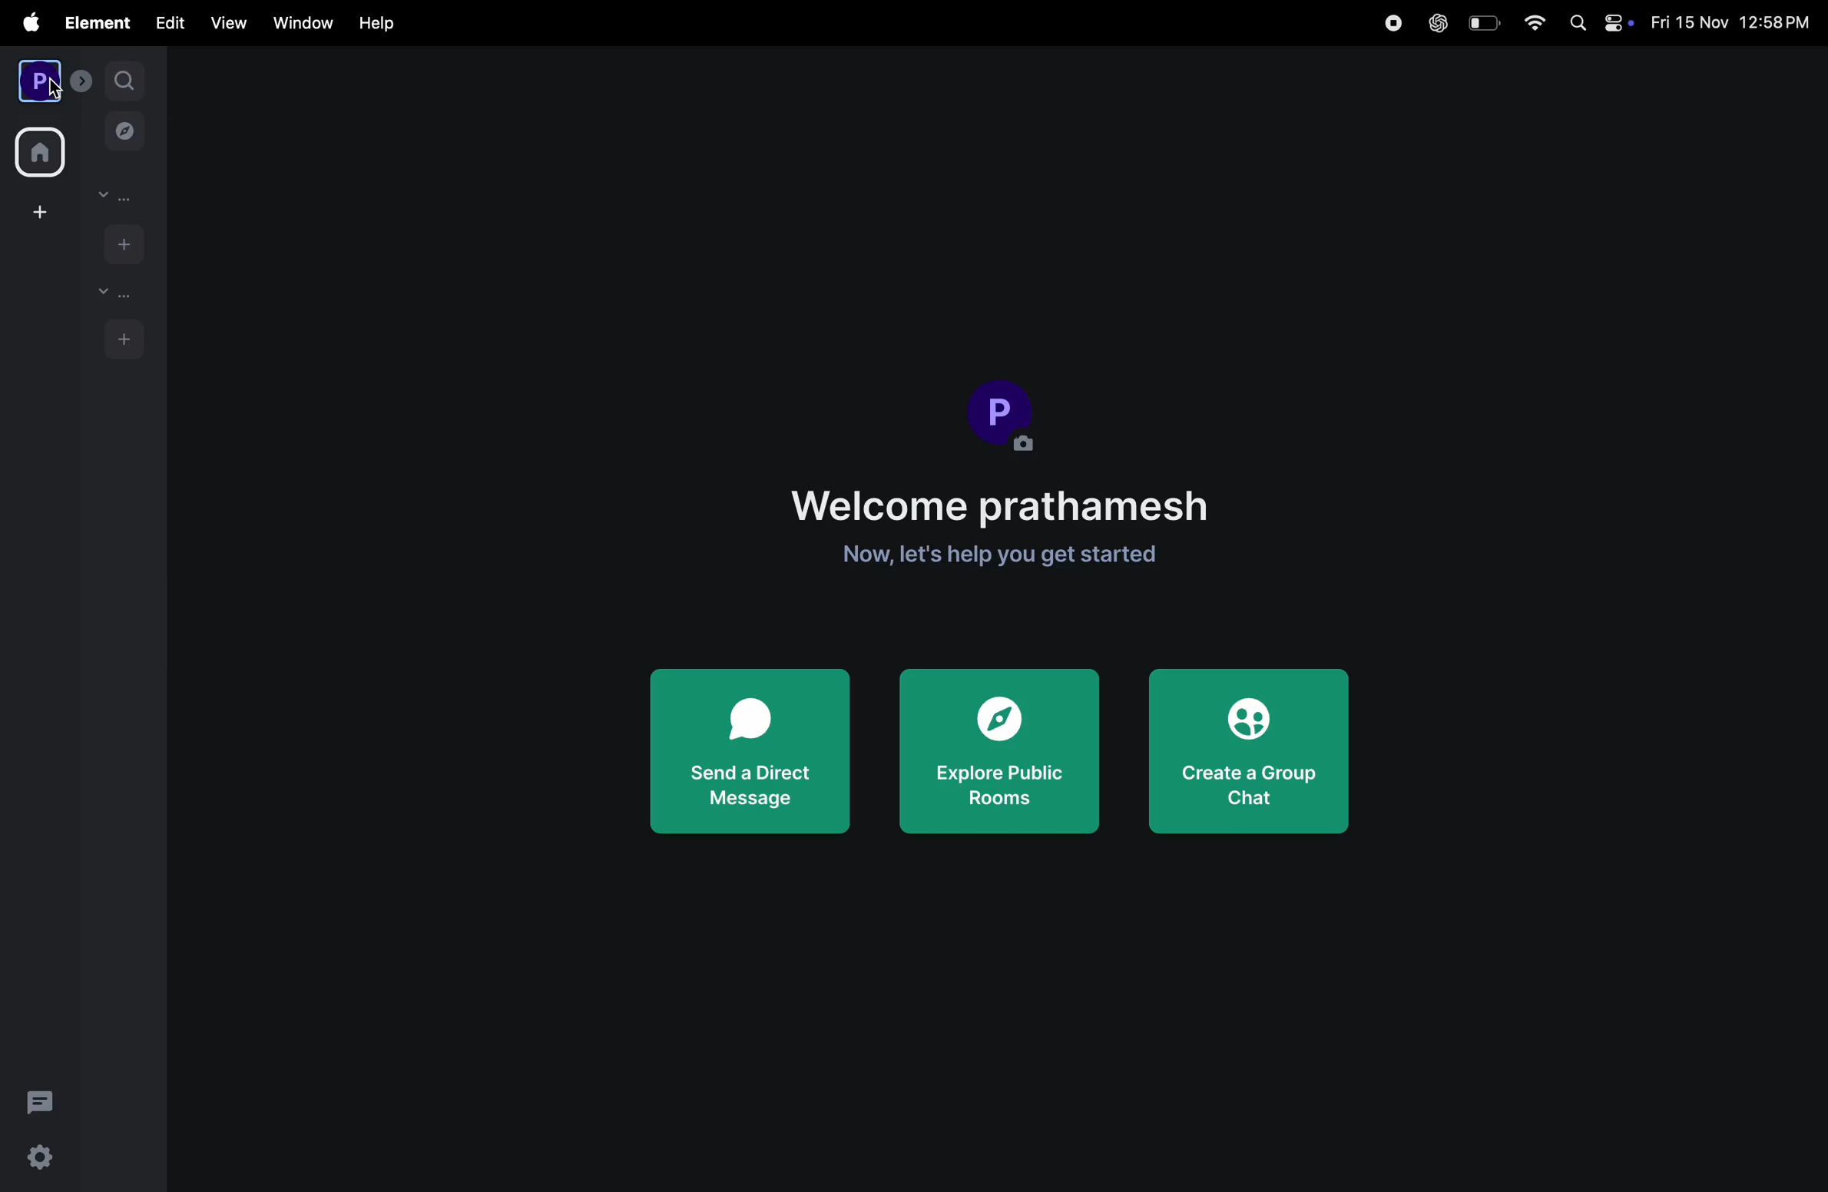  I want to click on cursor, so click(50, 97).